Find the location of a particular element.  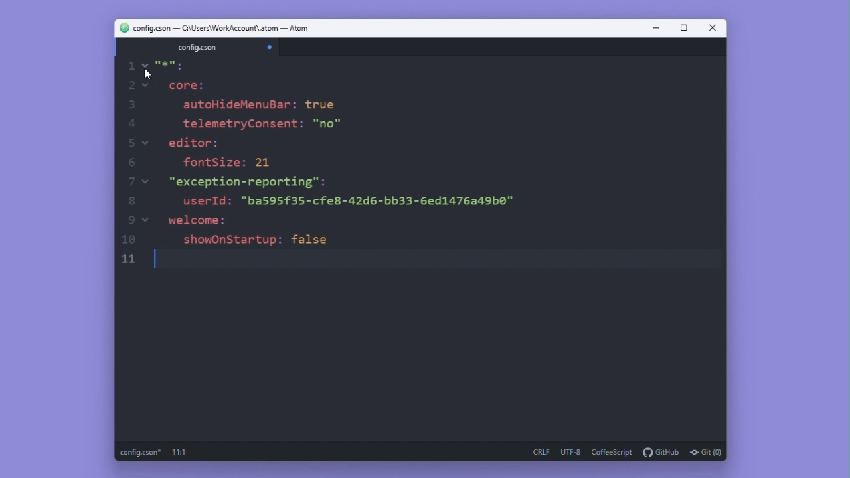

close is located at coordinates (713, 29).